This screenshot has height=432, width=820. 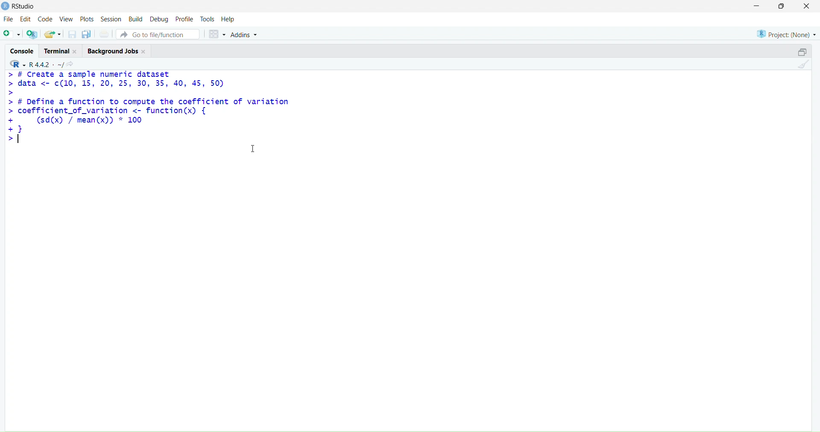 I want to click on logo, so click(x=6, y=6).